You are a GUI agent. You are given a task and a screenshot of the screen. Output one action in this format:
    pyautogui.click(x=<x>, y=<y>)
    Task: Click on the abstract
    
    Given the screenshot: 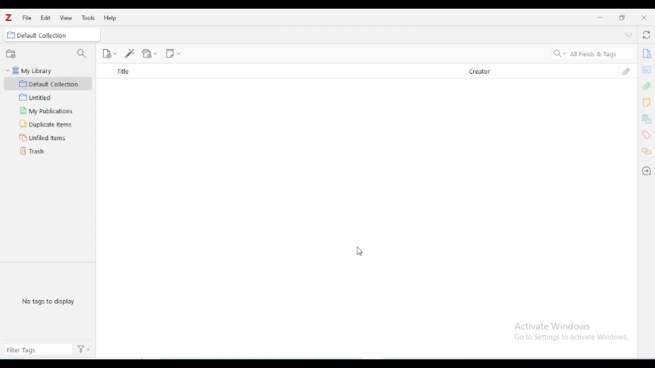 What is the action you would take?
    pyautogui.click(x=646, y=69)
    